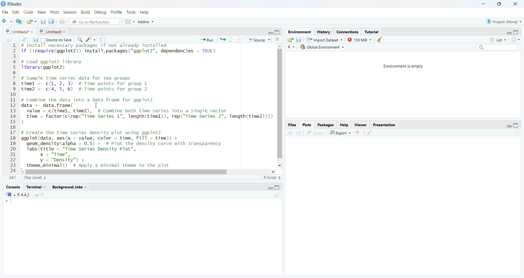 This screenshot has width=524, height=278. I want to click on Code, so click(29, 12).